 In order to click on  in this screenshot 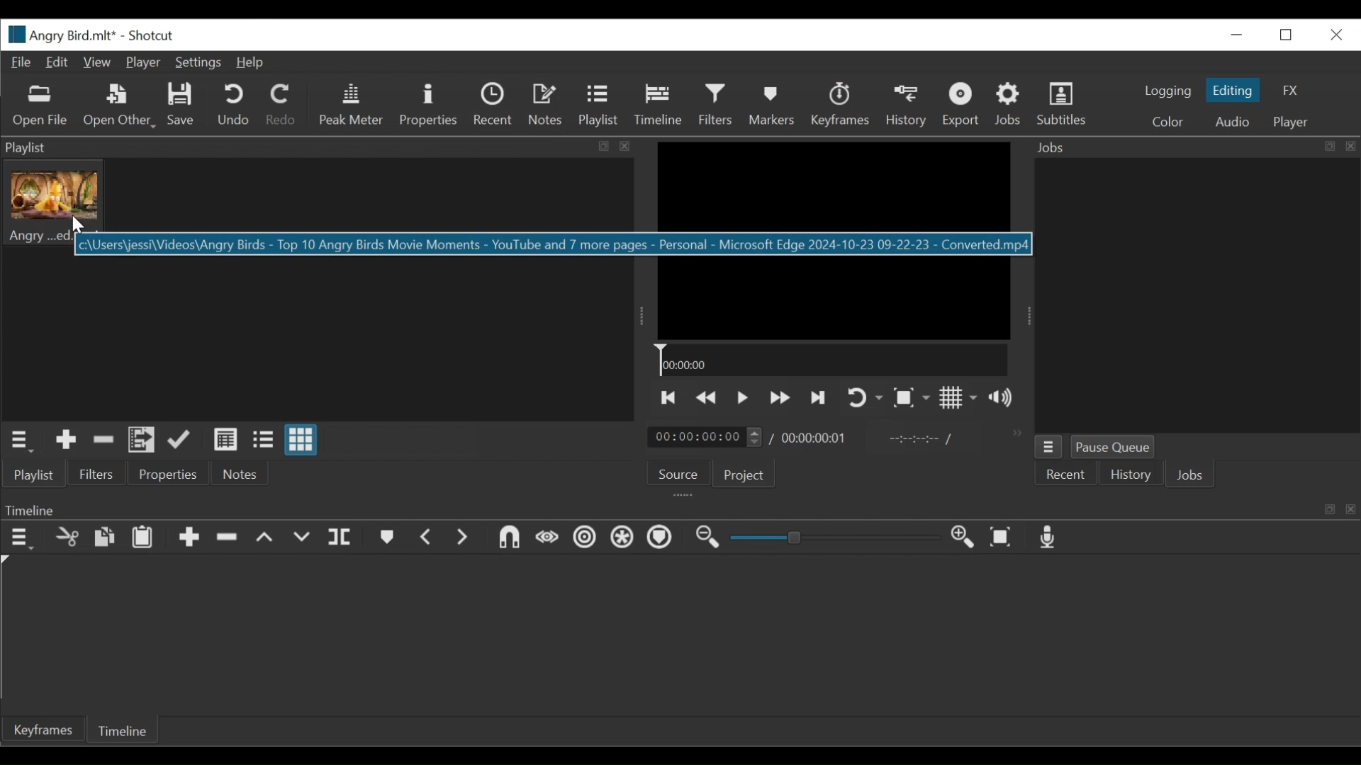, I will do `click(1169, 92)`.